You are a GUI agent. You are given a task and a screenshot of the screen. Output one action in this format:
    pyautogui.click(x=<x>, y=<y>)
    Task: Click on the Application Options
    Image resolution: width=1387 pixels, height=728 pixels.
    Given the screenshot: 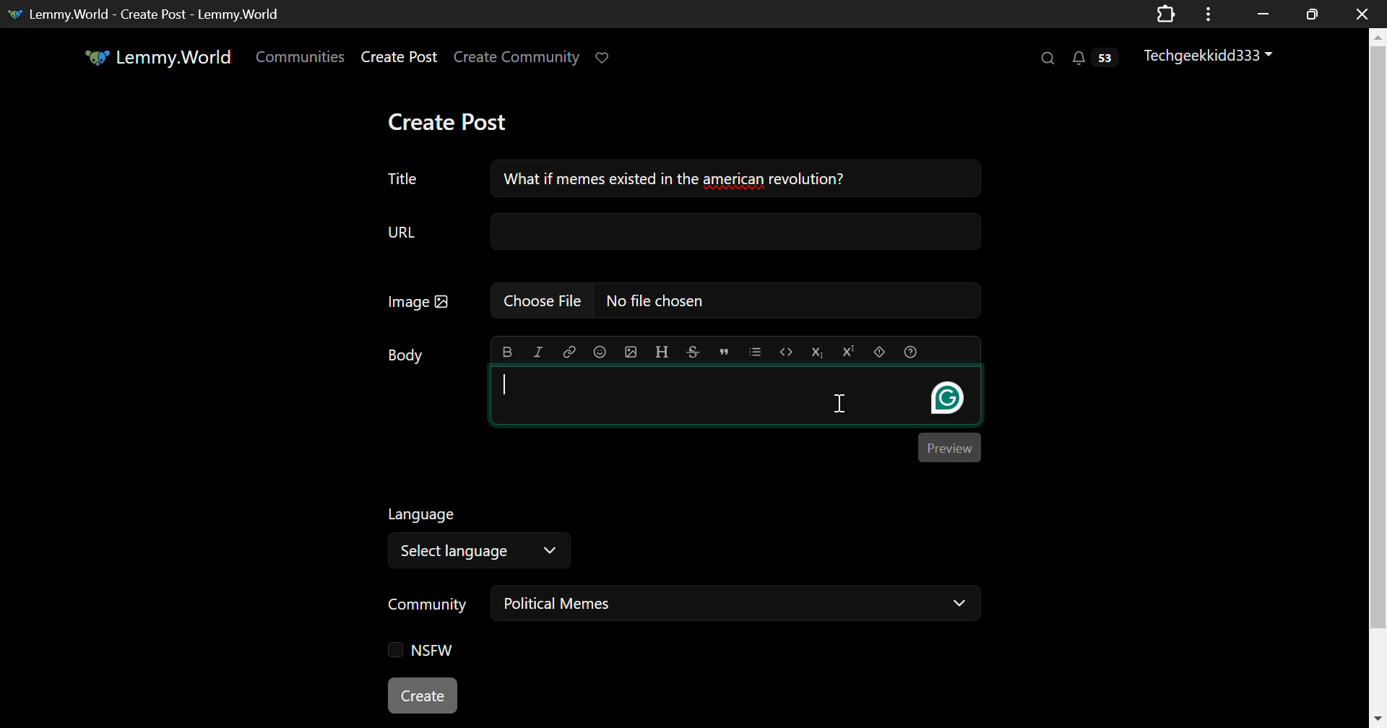 What is the action you would take?
    pyautogui.click(x=1208, y=13)
    